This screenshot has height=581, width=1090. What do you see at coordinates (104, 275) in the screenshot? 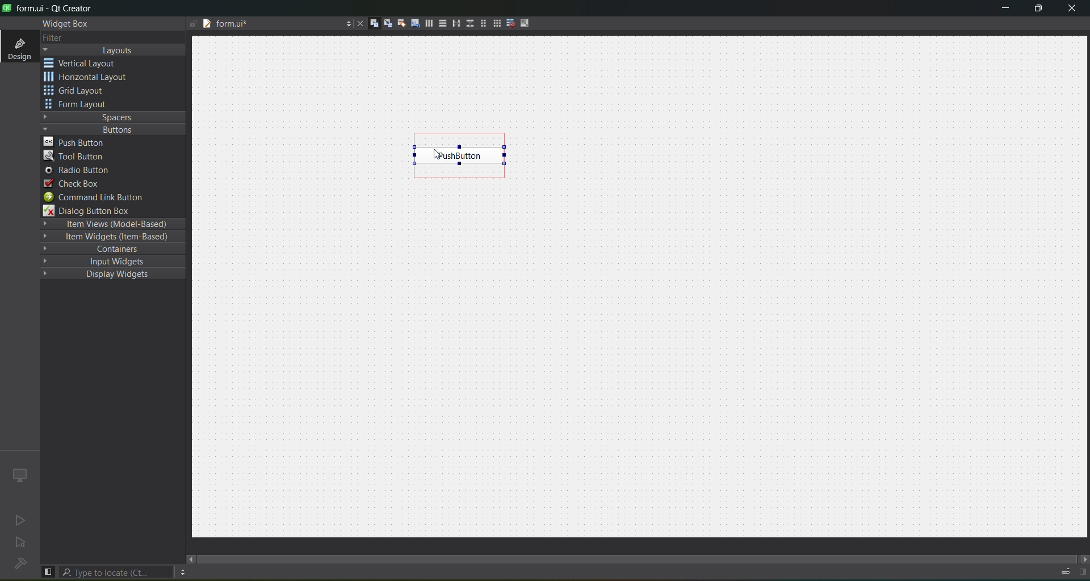
I see `display widgets` at bounding box center [104, 275].